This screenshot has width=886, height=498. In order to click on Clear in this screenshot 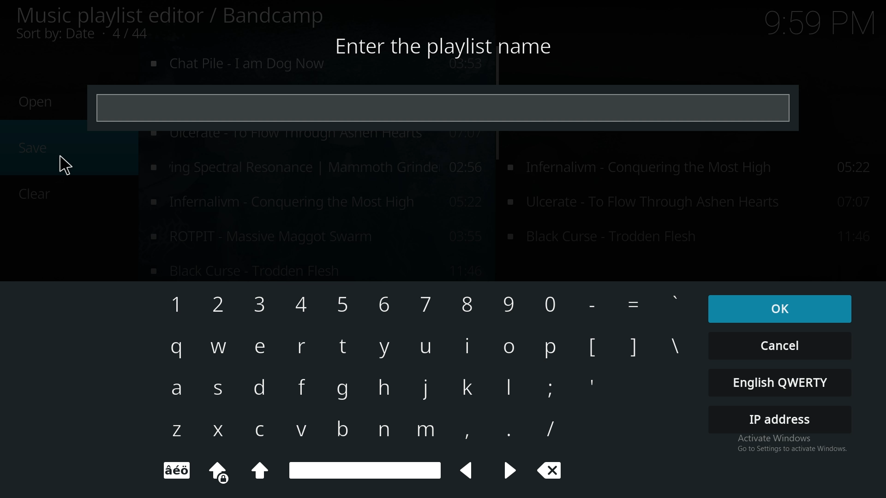, I will do `click(30, 195)`.